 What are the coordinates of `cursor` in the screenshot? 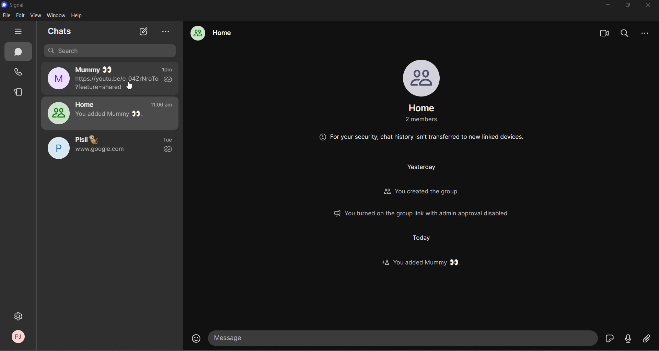 It's located at (131, 87).